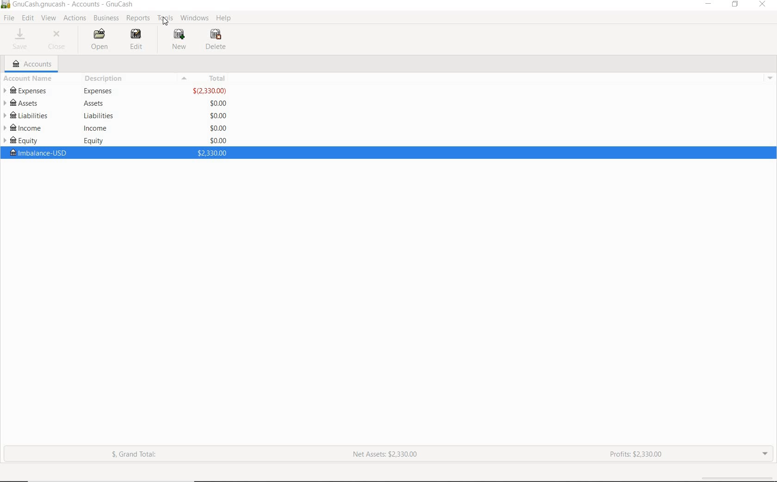  I want to click on imbalance-USD, so click(117, 154).